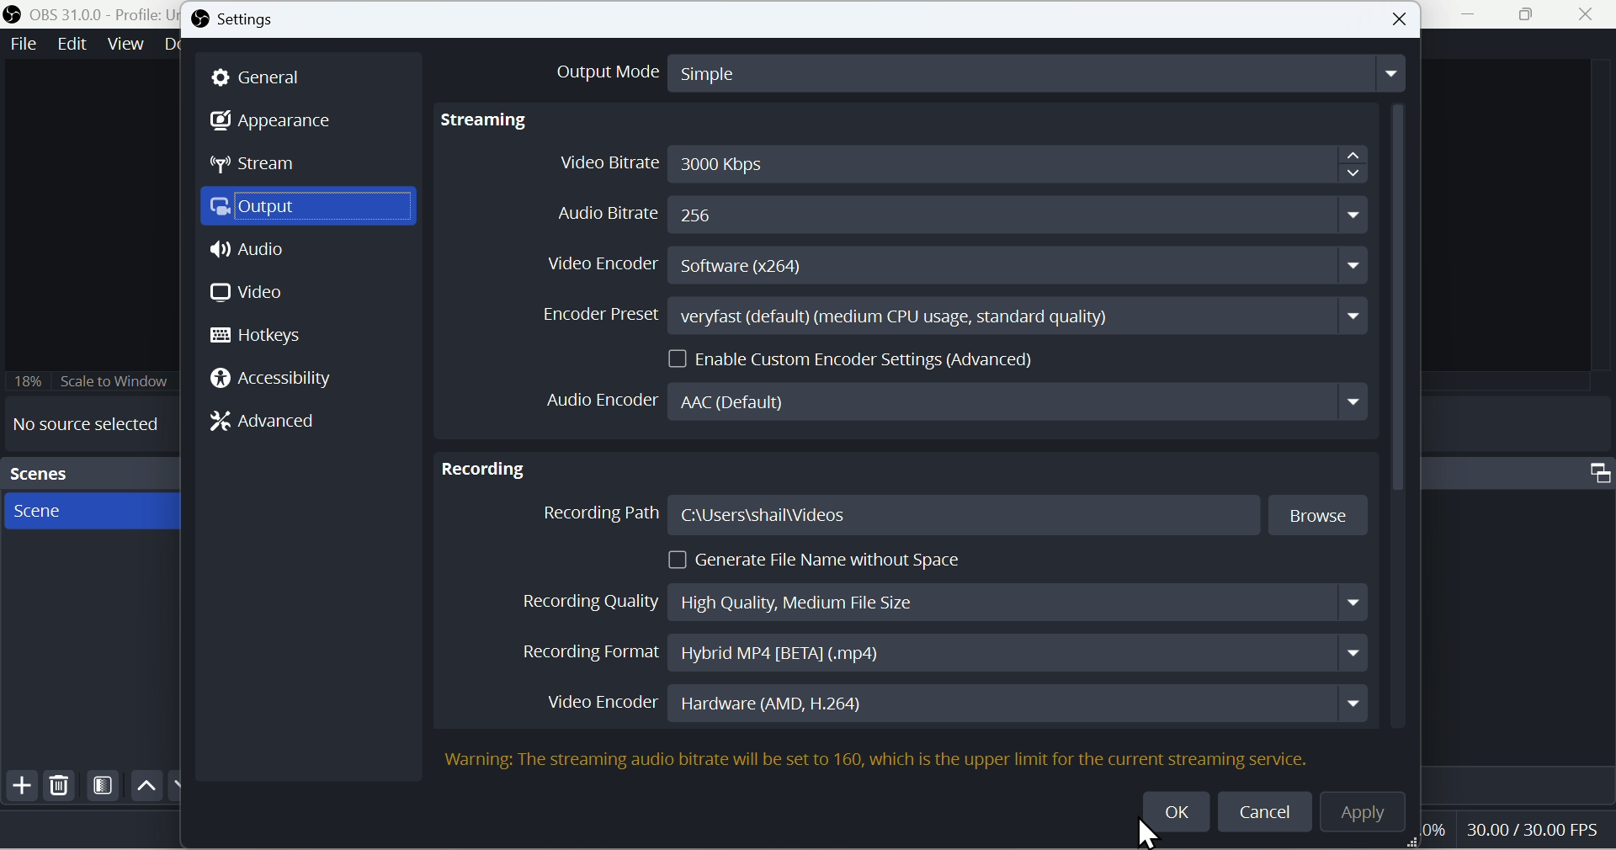 The width and height of the screenshot is (1616, 850). What do you see at coordinates (1434, 831) in the screenshot?
I see `0%` at bounding box center [1434, 831].